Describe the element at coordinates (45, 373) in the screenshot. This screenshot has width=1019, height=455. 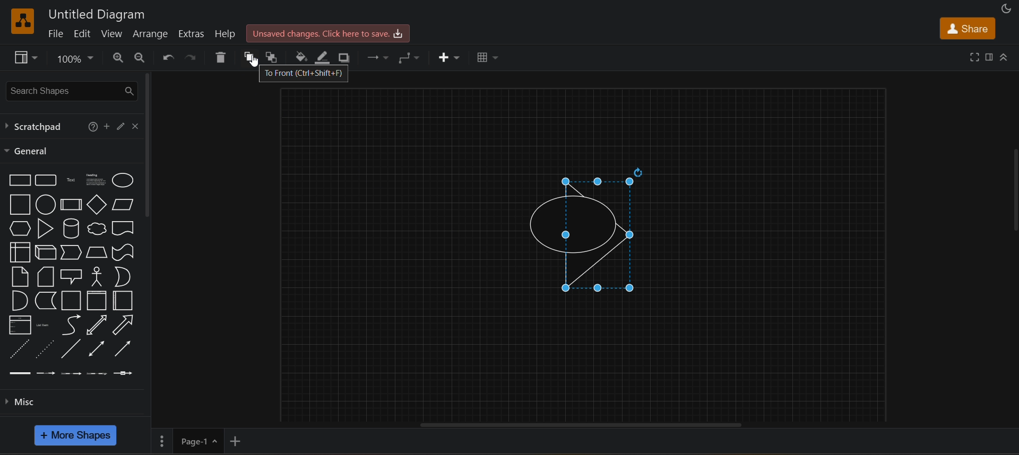
I see `connector with label` at that location.